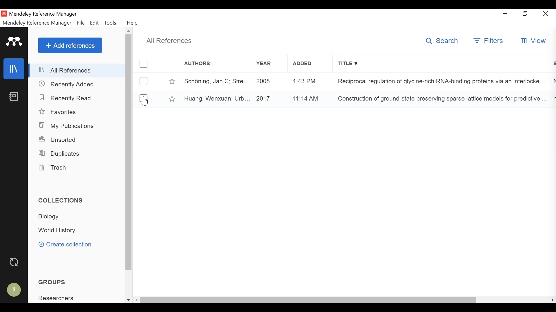 Image resolution: width=556 pixels, height=312 pixels. Describe the element at coordinates (265, 80) in the screenshot. I see `2008` at that location.